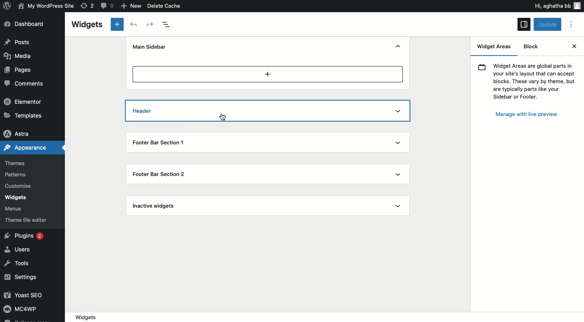 Image resolution: width=584 pixels, height=322 pixels. What do you see at coordinates (150, 25) in the screenshot?
I see `Redo` at bounding box center [150, 25].